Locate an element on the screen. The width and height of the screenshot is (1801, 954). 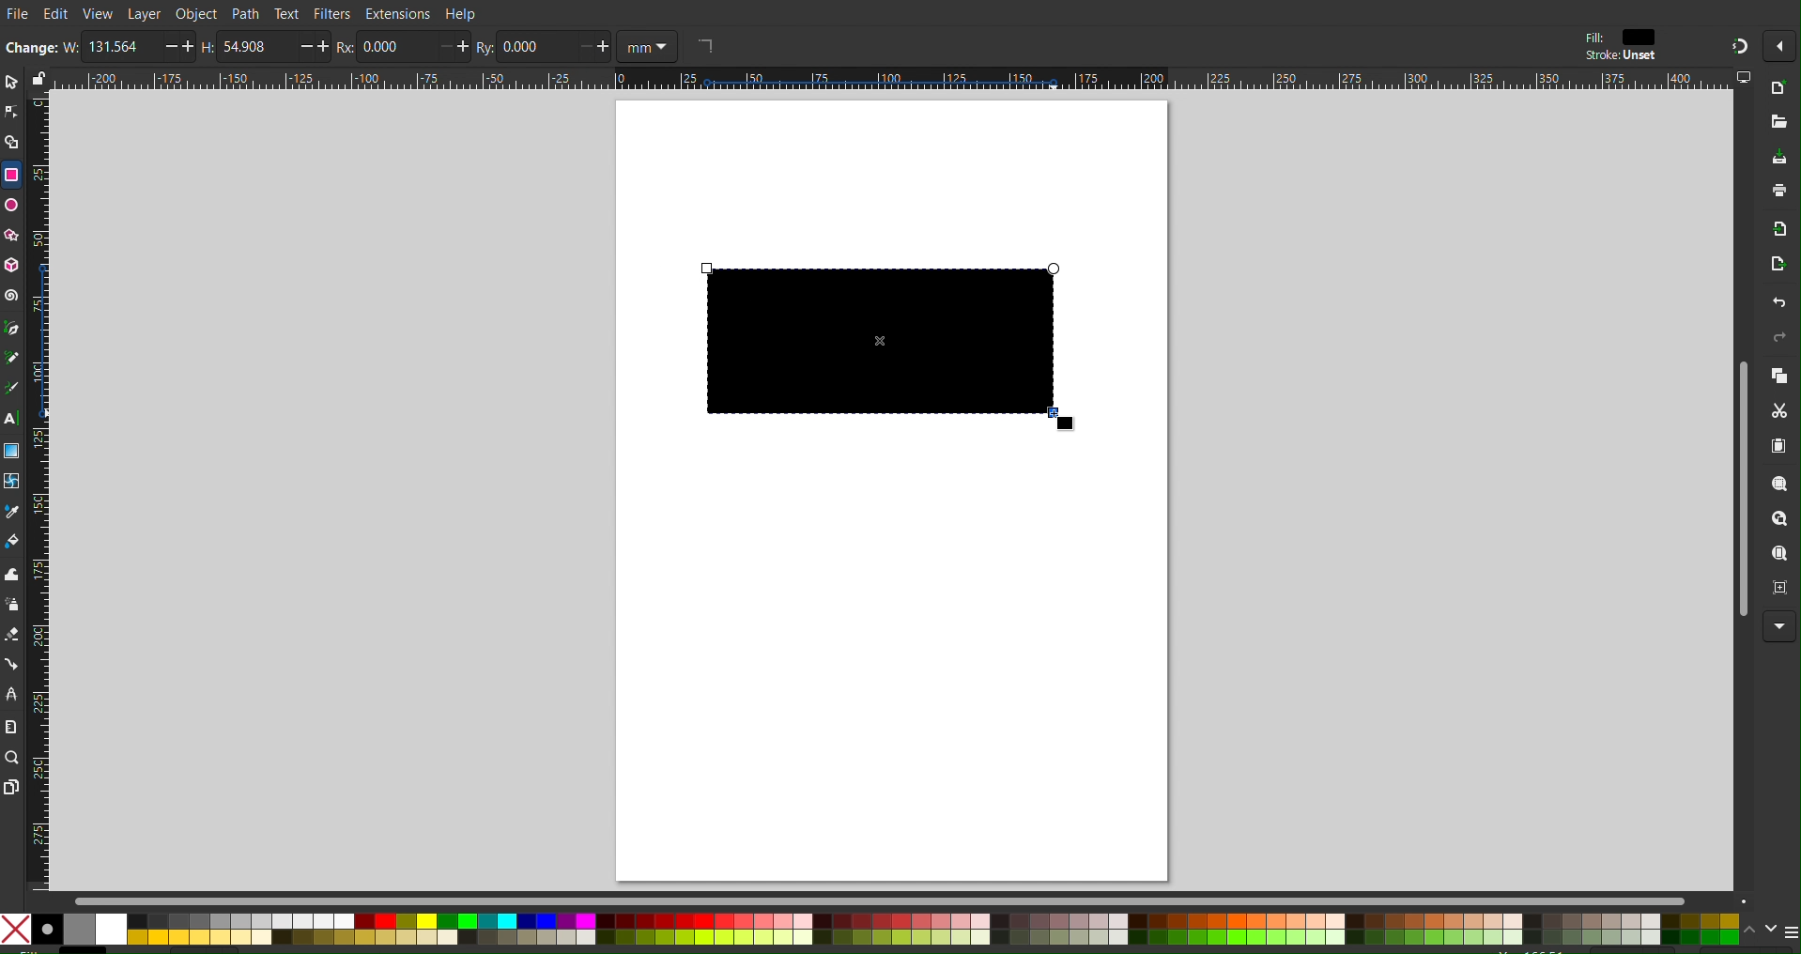
Undo is located at coordinates (1768, 305).